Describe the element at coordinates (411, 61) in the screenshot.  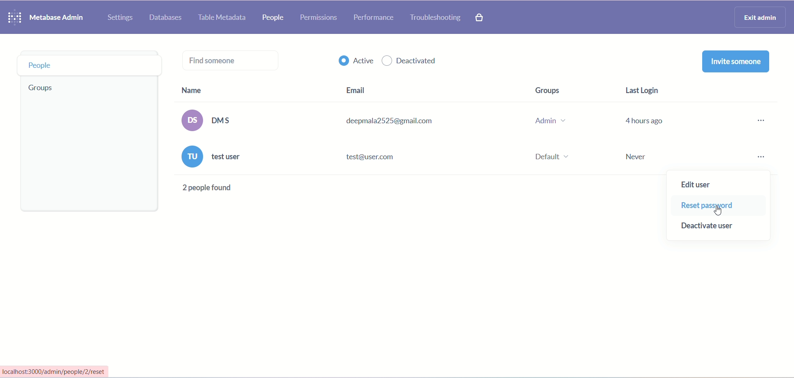
I see `deactivated` at that location.